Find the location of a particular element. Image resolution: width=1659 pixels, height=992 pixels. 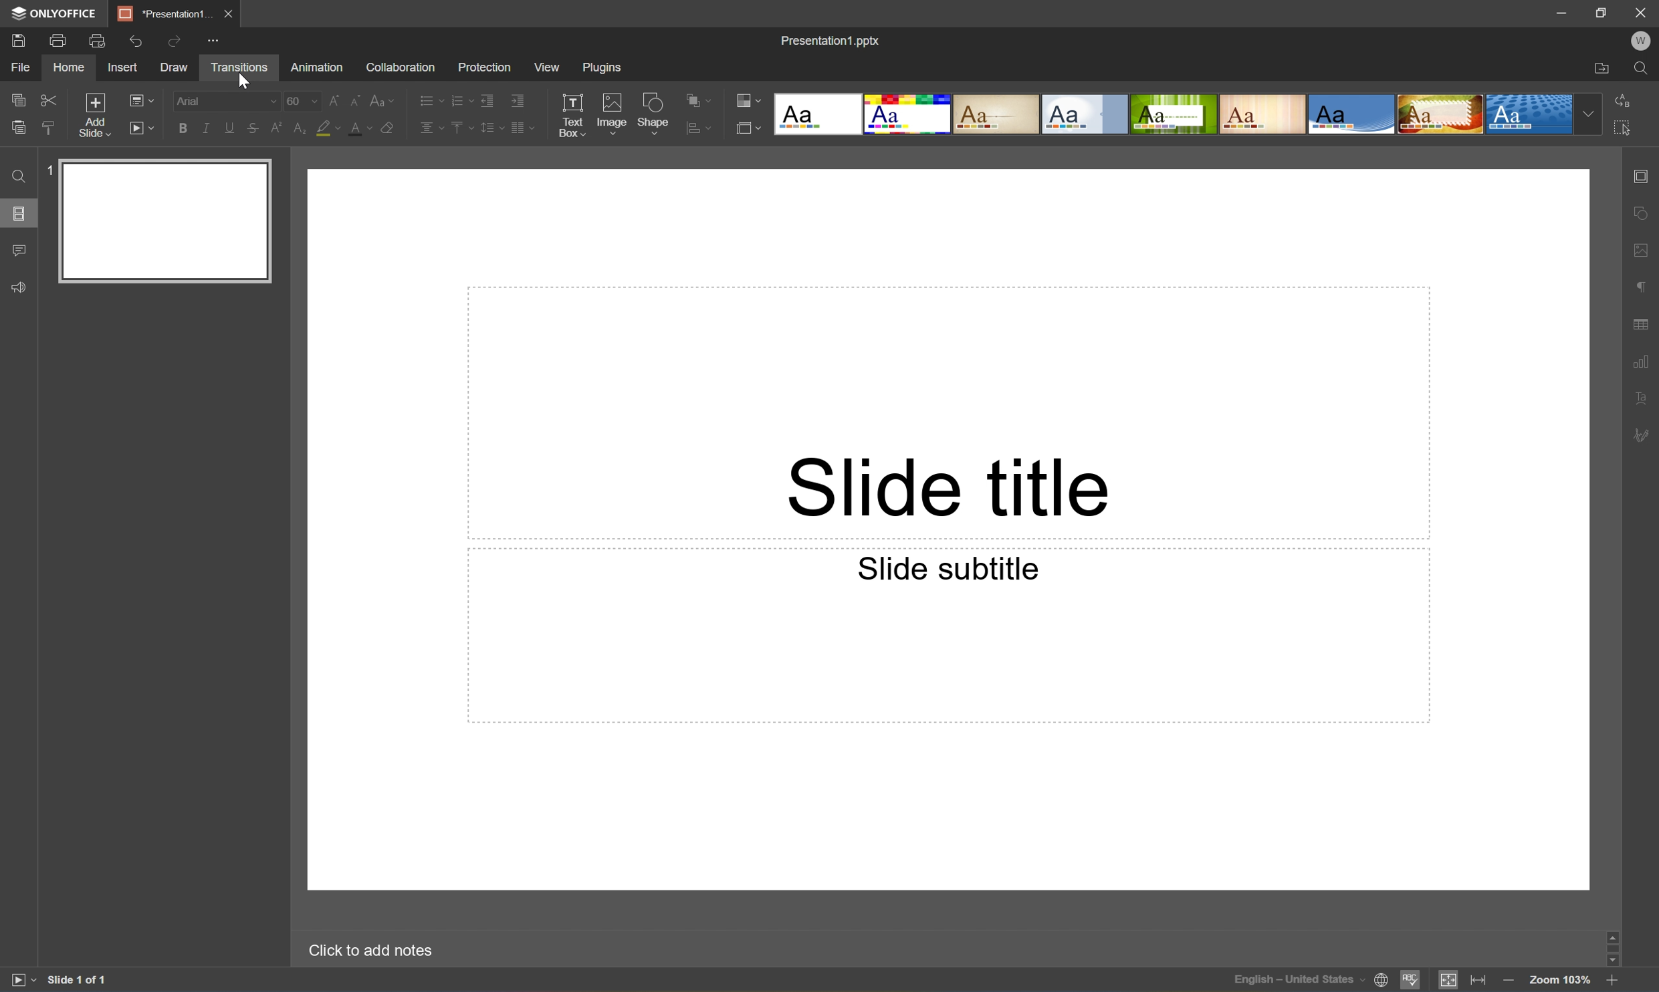

Presentation1.pptx is located at coordinates (830, 40).